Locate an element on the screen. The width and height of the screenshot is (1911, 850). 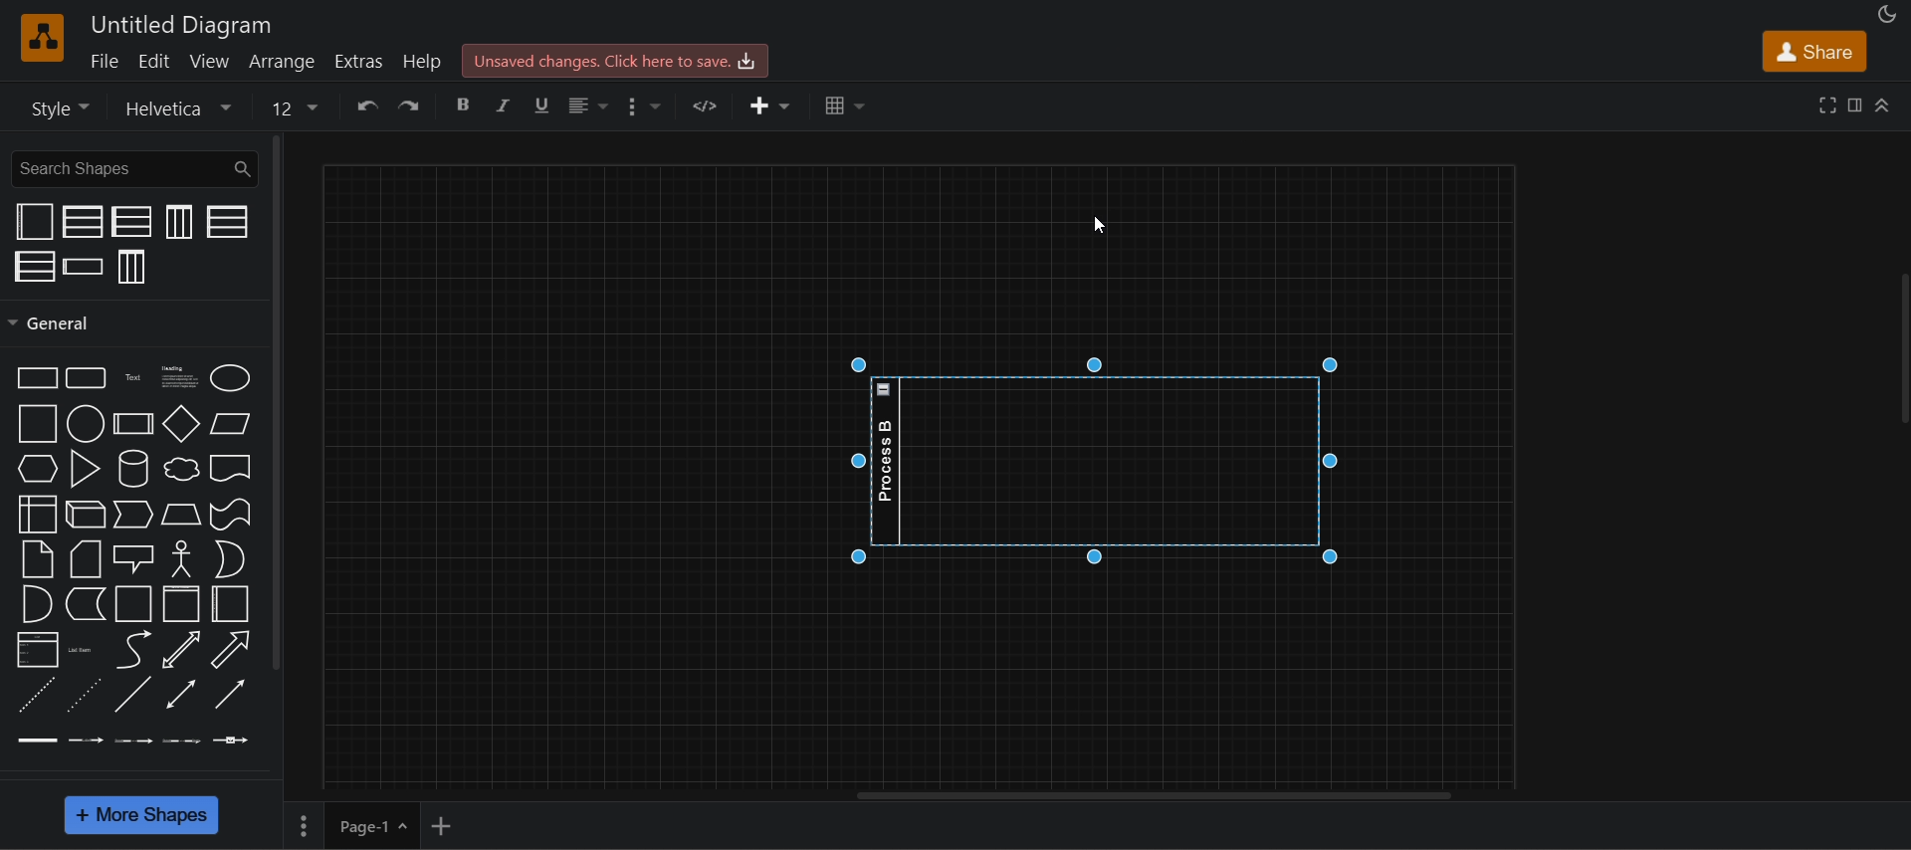
horizontal container is located at coordinates (230, 603).